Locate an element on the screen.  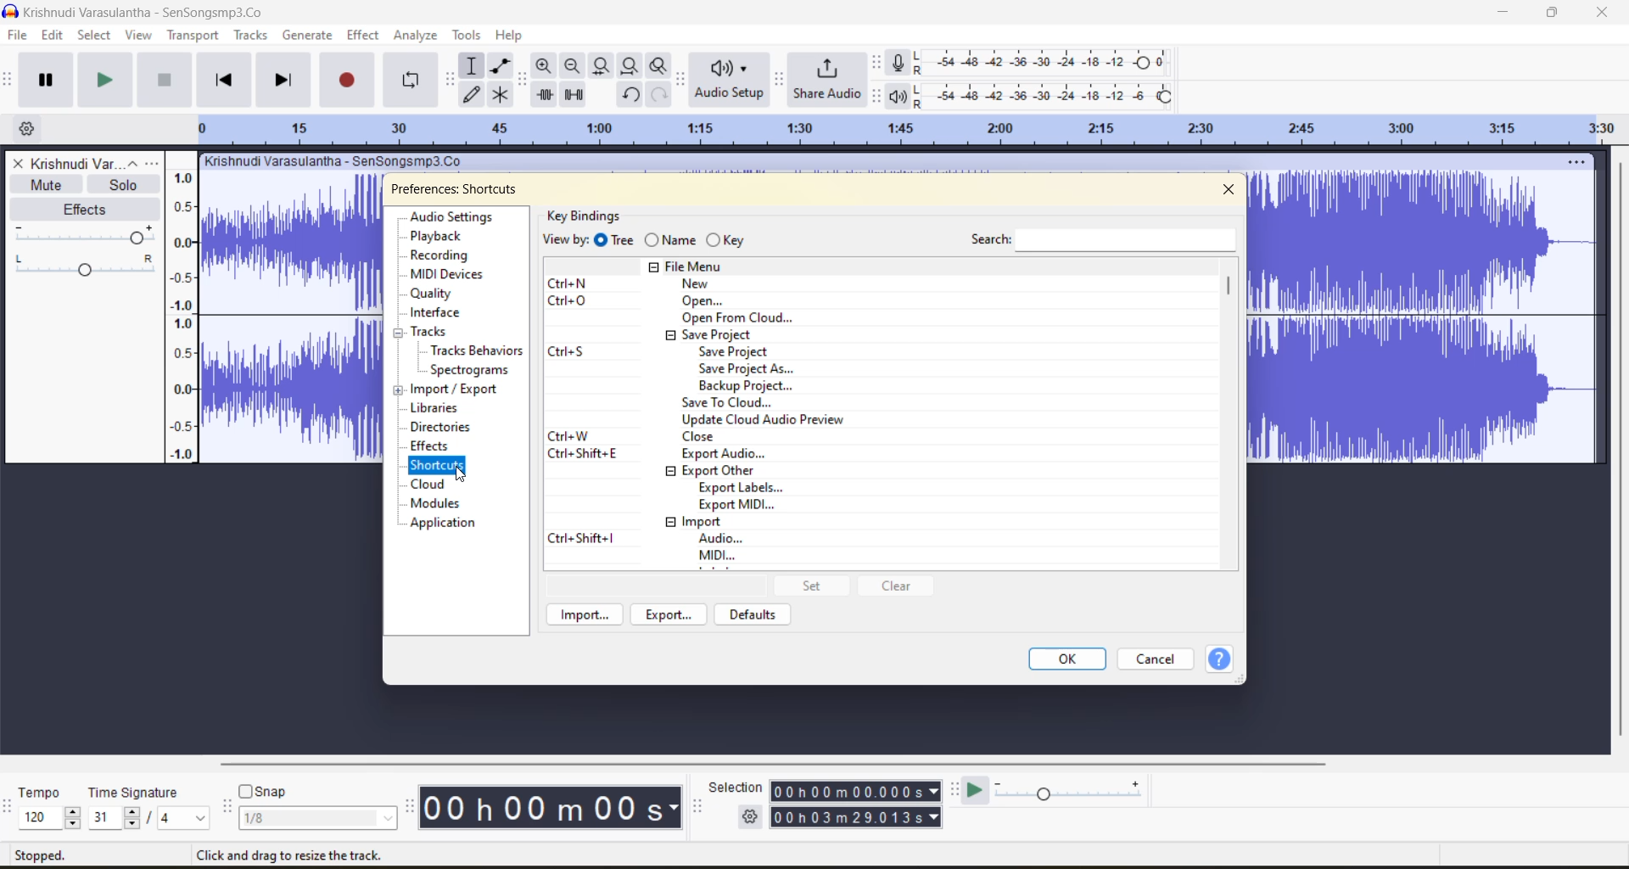
cloud is located at coordinates (446, 486).